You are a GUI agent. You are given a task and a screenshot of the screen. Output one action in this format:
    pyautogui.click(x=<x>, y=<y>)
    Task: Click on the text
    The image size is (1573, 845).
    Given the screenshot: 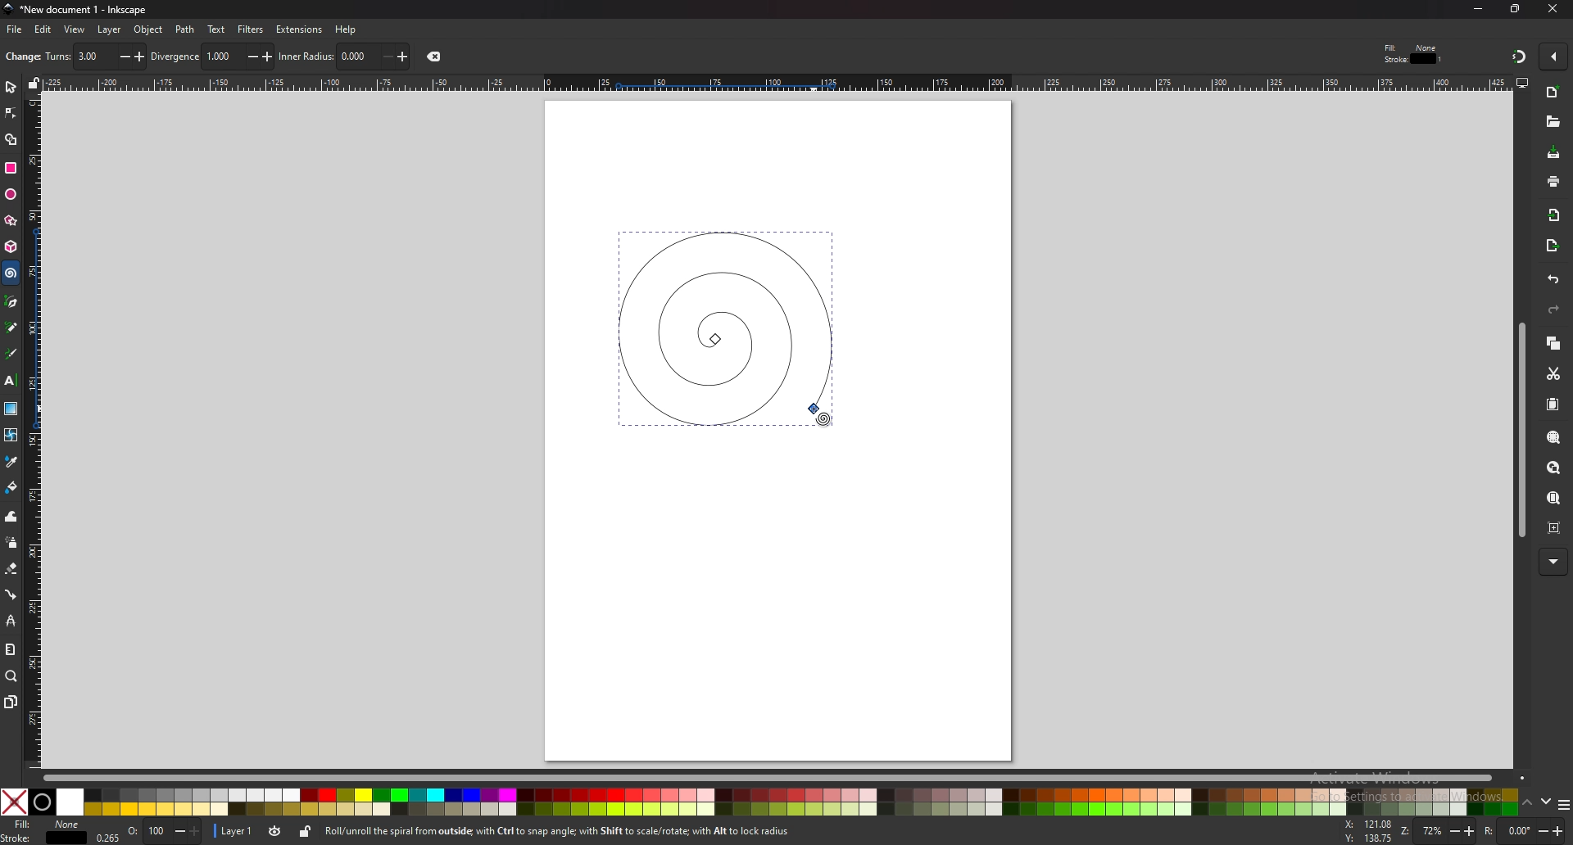 What is the action you would take?
    pyautogui.click(x=215, y=29)
    